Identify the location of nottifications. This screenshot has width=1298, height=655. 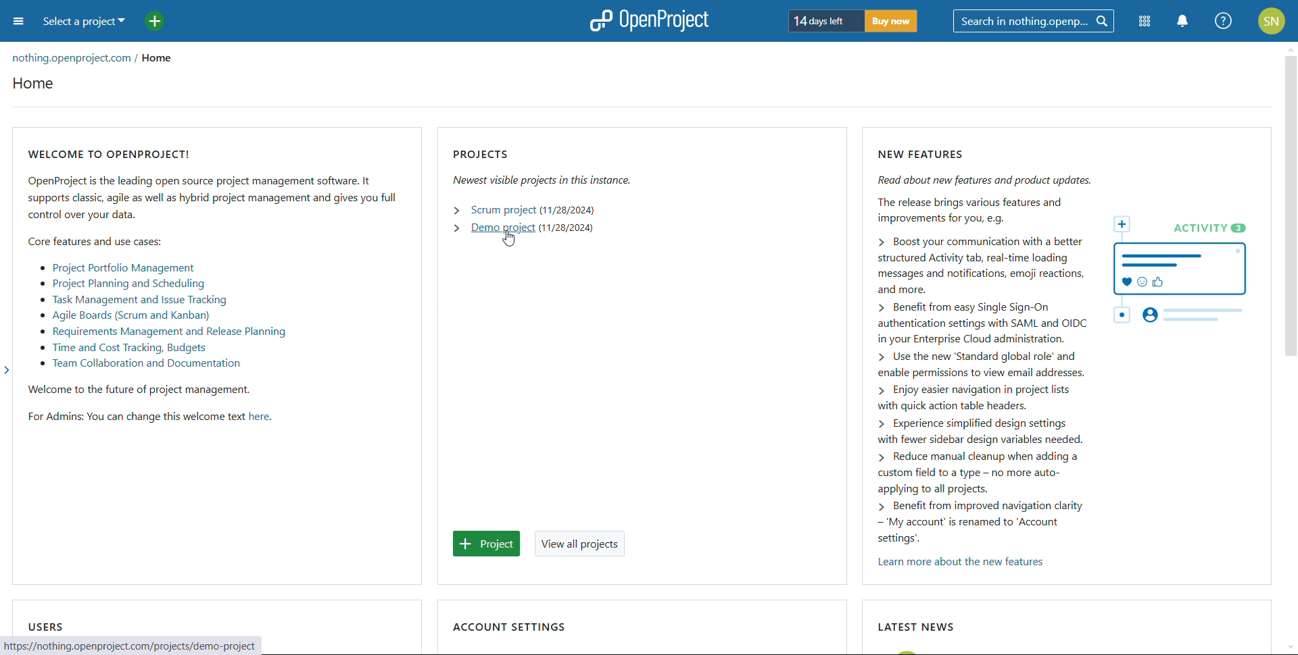
(1183, 22).